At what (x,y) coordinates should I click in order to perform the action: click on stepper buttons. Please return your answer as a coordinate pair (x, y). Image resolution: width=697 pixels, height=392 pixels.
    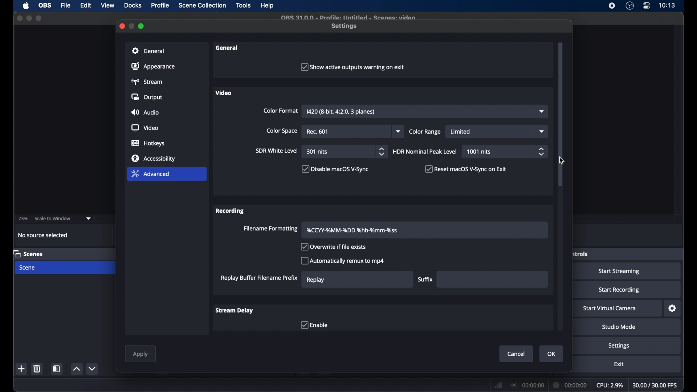
    Looking at the image, I should click on (382, 151).